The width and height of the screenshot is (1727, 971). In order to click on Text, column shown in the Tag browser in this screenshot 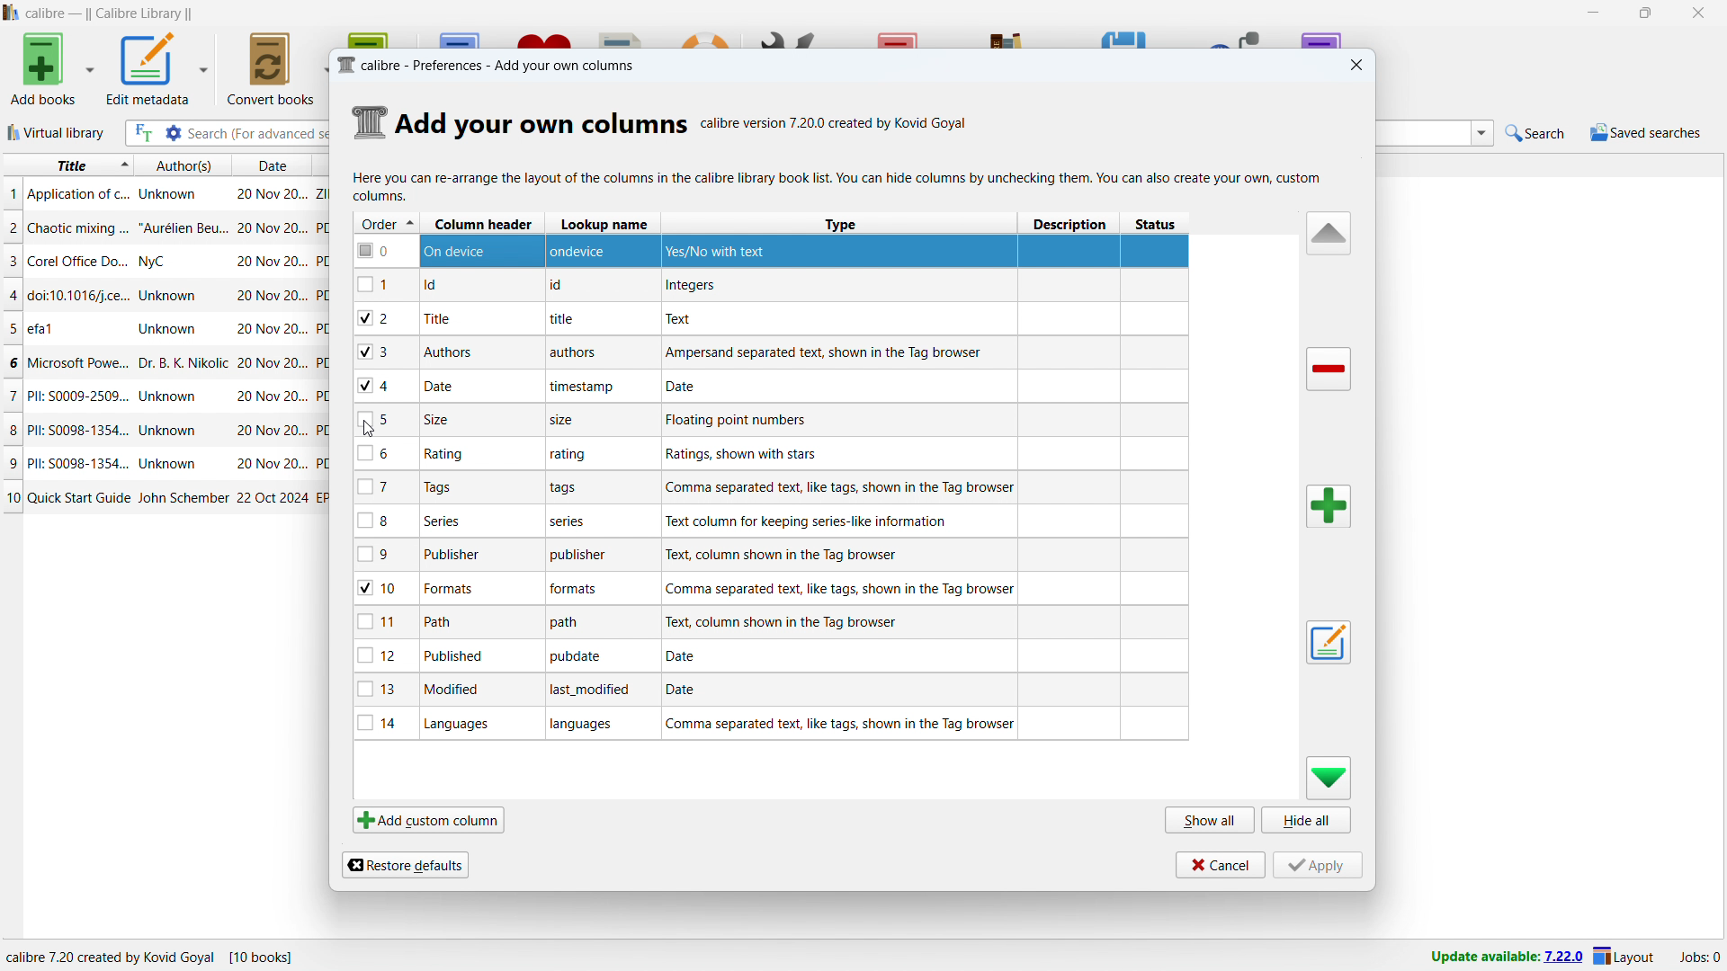, I will do `click(784, 621)`.